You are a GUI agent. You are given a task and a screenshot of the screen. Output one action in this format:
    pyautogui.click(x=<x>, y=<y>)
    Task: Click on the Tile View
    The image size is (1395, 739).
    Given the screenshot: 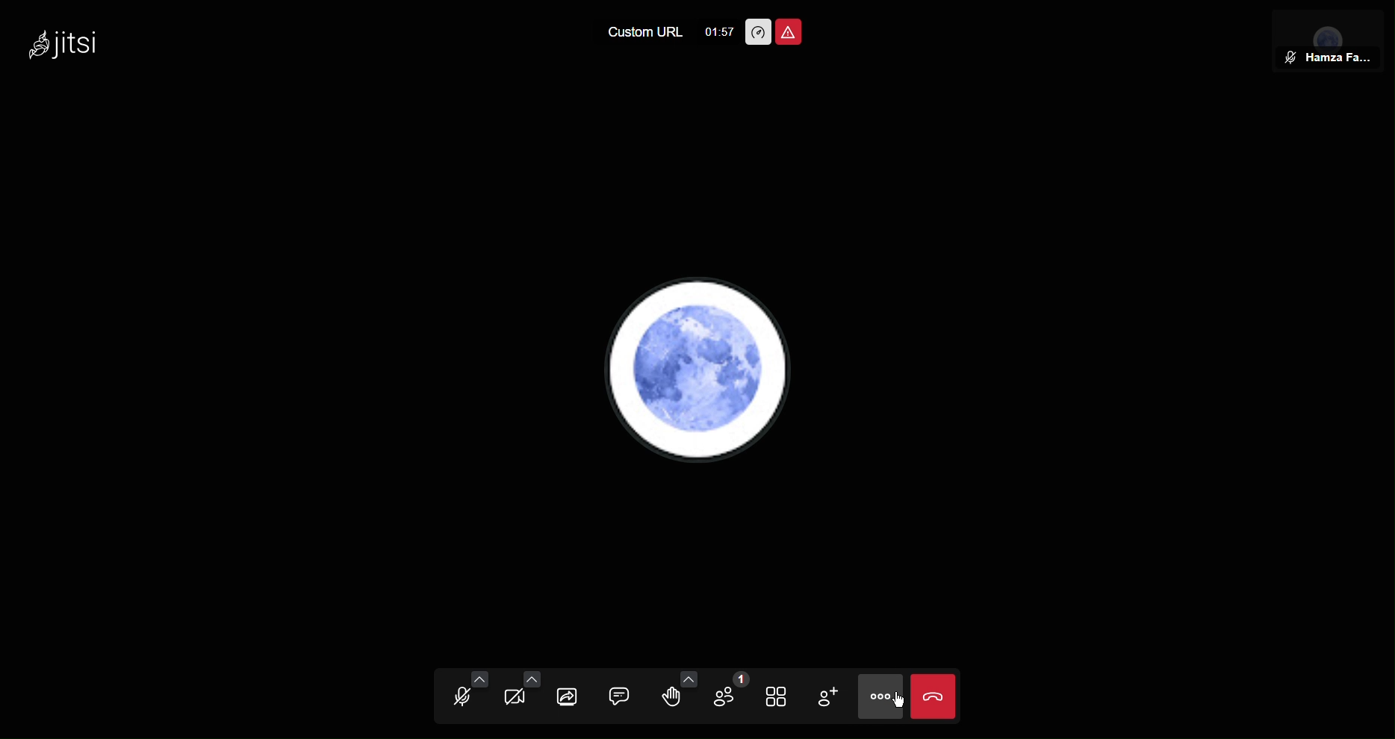 What is the action you would take?
    pyautogui.click(x=783, y=697)
    